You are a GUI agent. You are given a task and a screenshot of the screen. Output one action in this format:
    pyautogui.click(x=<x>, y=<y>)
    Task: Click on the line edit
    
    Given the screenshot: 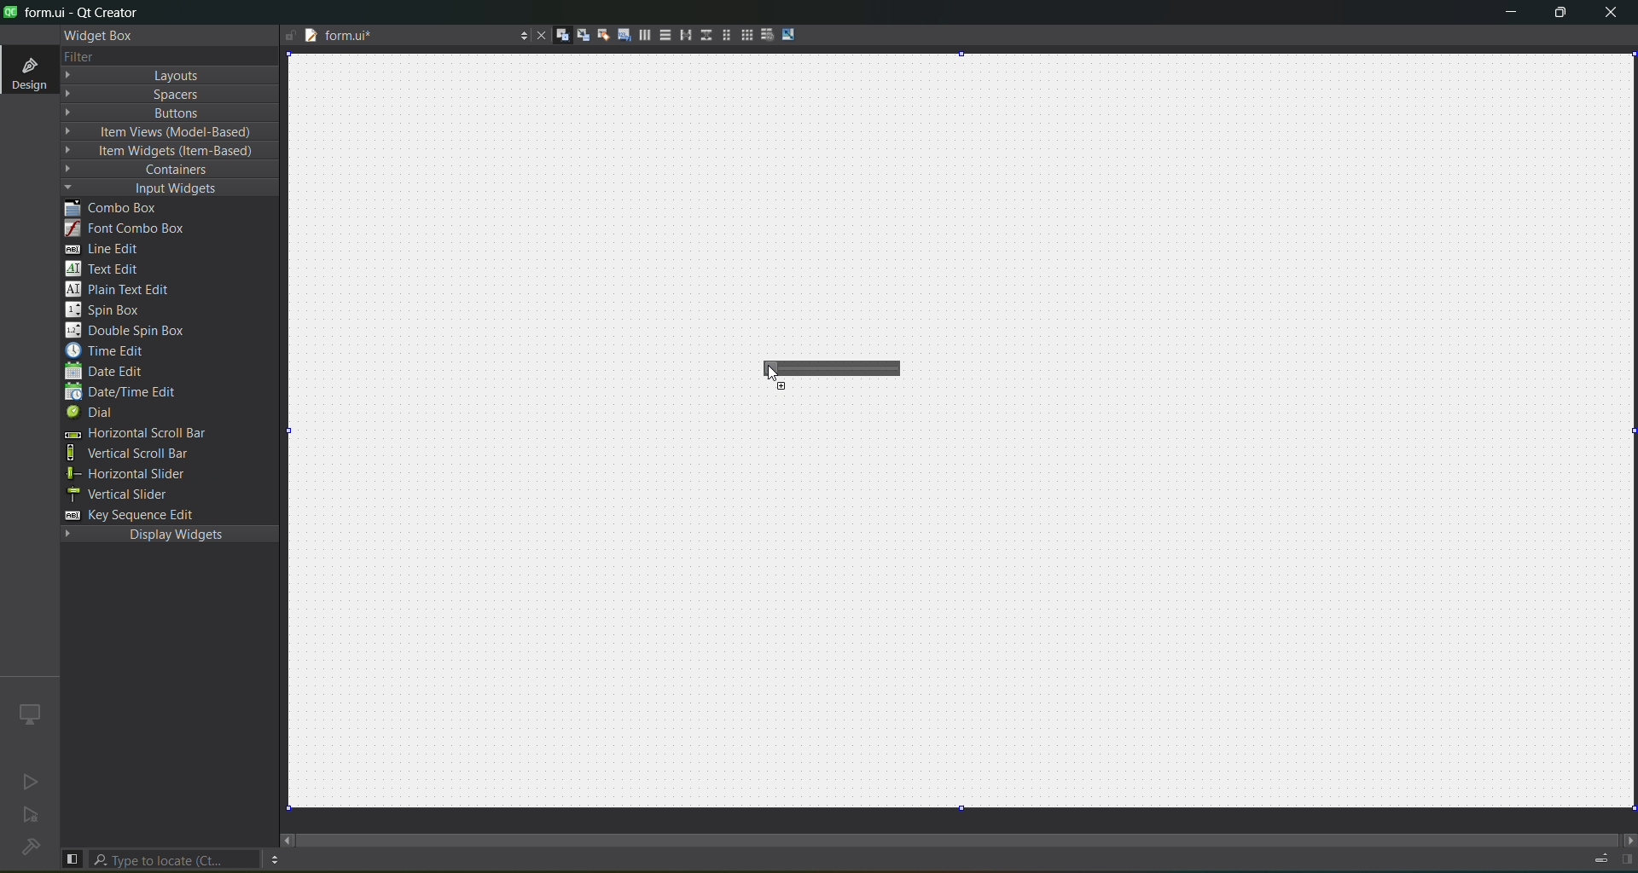 What is the action you would take?
    pyautogui.click(x=107, y=248)
    